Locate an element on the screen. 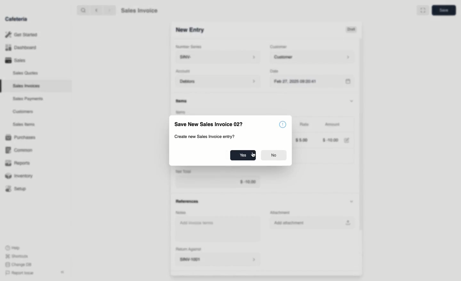  Items is located at coordinates (182, 101).